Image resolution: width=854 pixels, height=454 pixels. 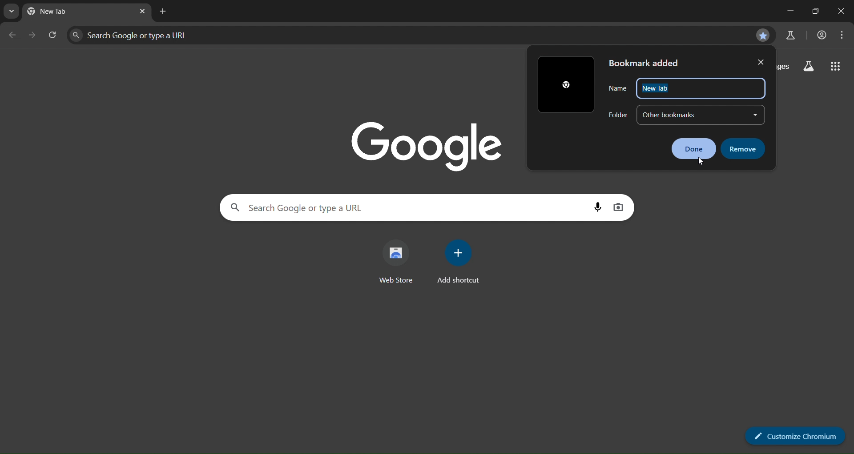 I want to click on bookmark added, so click(x=645, y=63).